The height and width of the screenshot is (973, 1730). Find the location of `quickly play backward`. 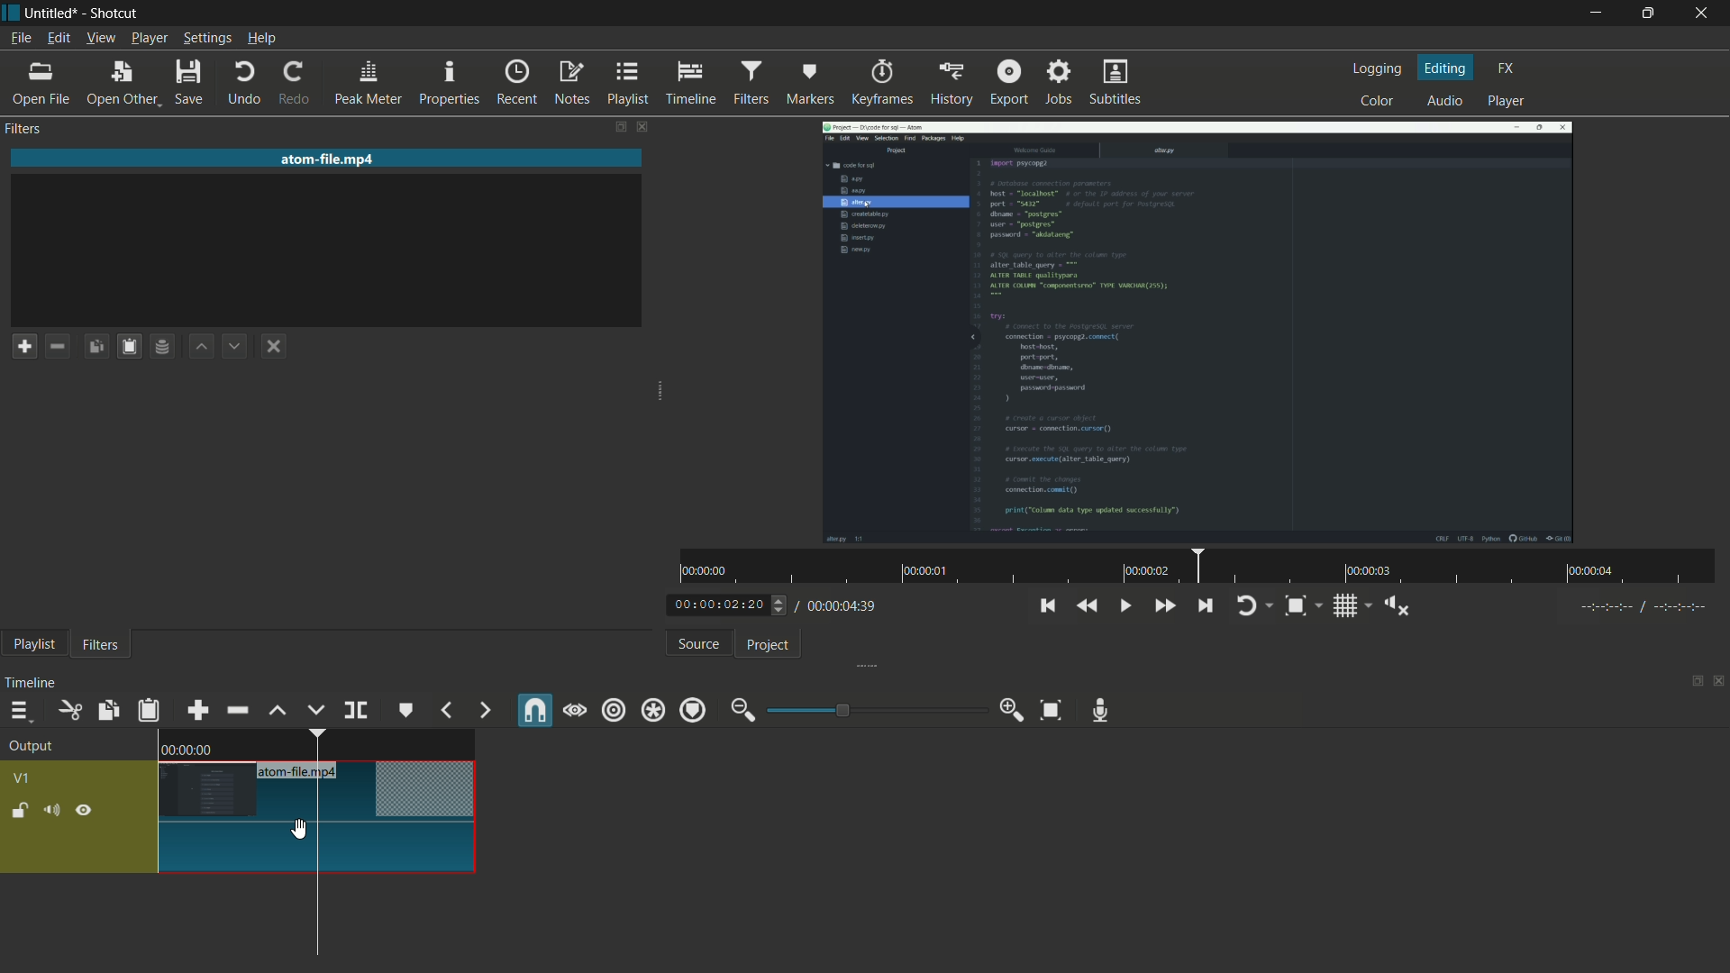

quickly play backward is located at coordinates (1088, 606).